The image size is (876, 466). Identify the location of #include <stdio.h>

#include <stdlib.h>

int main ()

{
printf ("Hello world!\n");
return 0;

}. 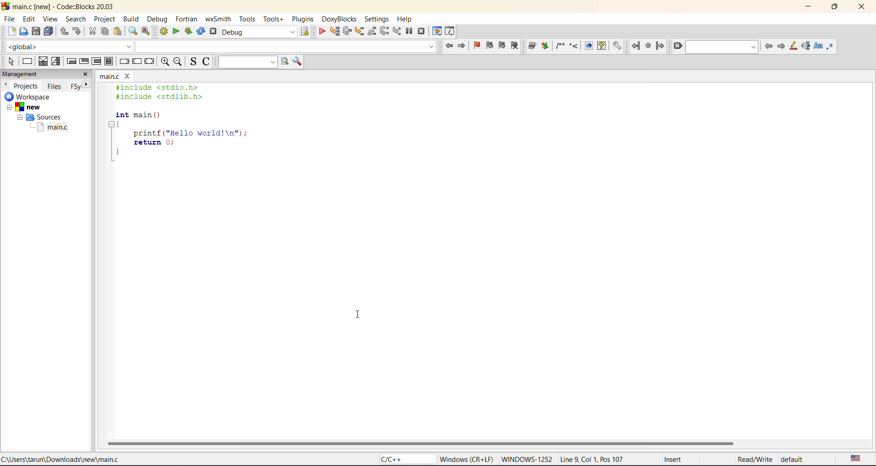
(185, 126).